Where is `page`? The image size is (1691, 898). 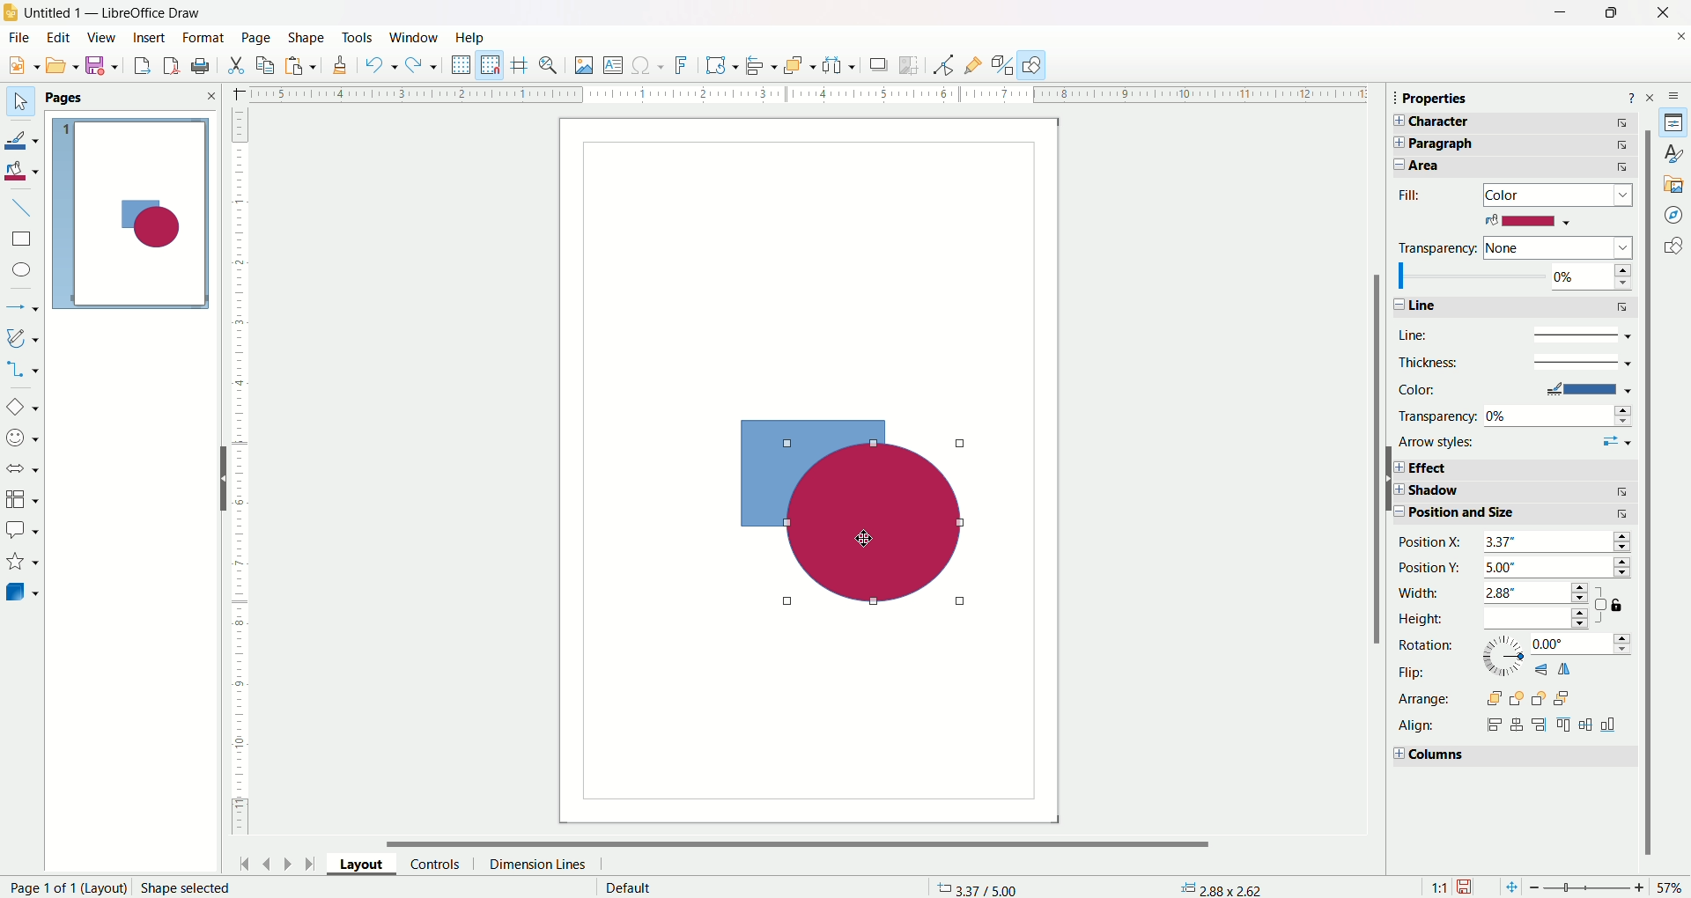
page is located at coordinates (137, 216).